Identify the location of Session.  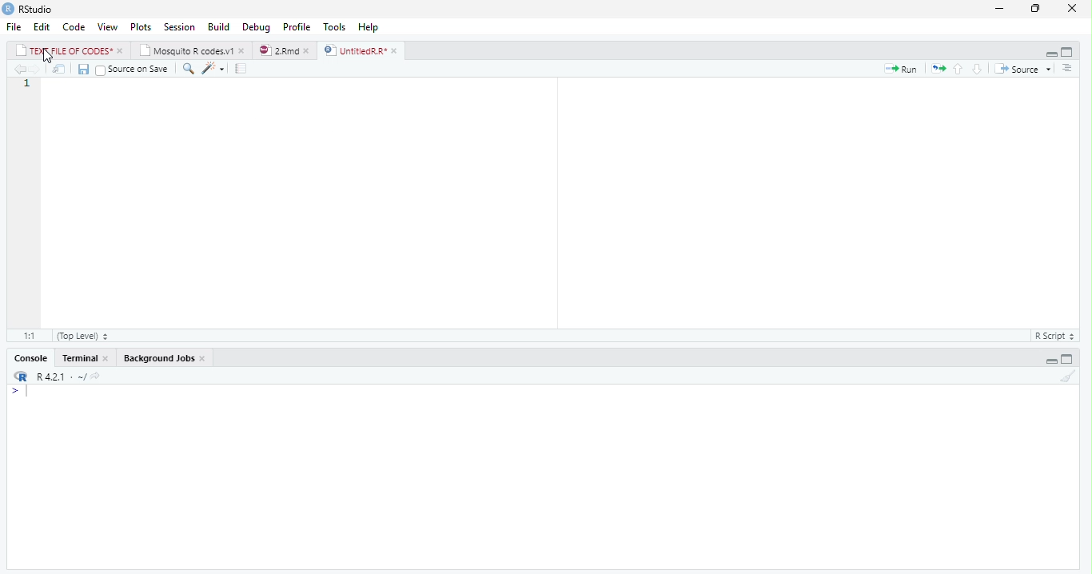
(181, 26).